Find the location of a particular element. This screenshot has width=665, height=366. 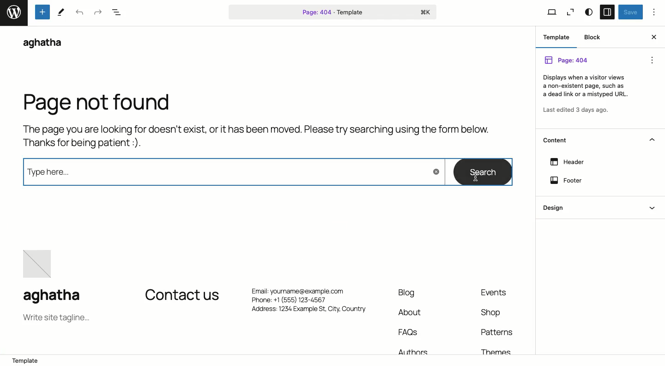

Patterns is located at coordinates (499, 335).